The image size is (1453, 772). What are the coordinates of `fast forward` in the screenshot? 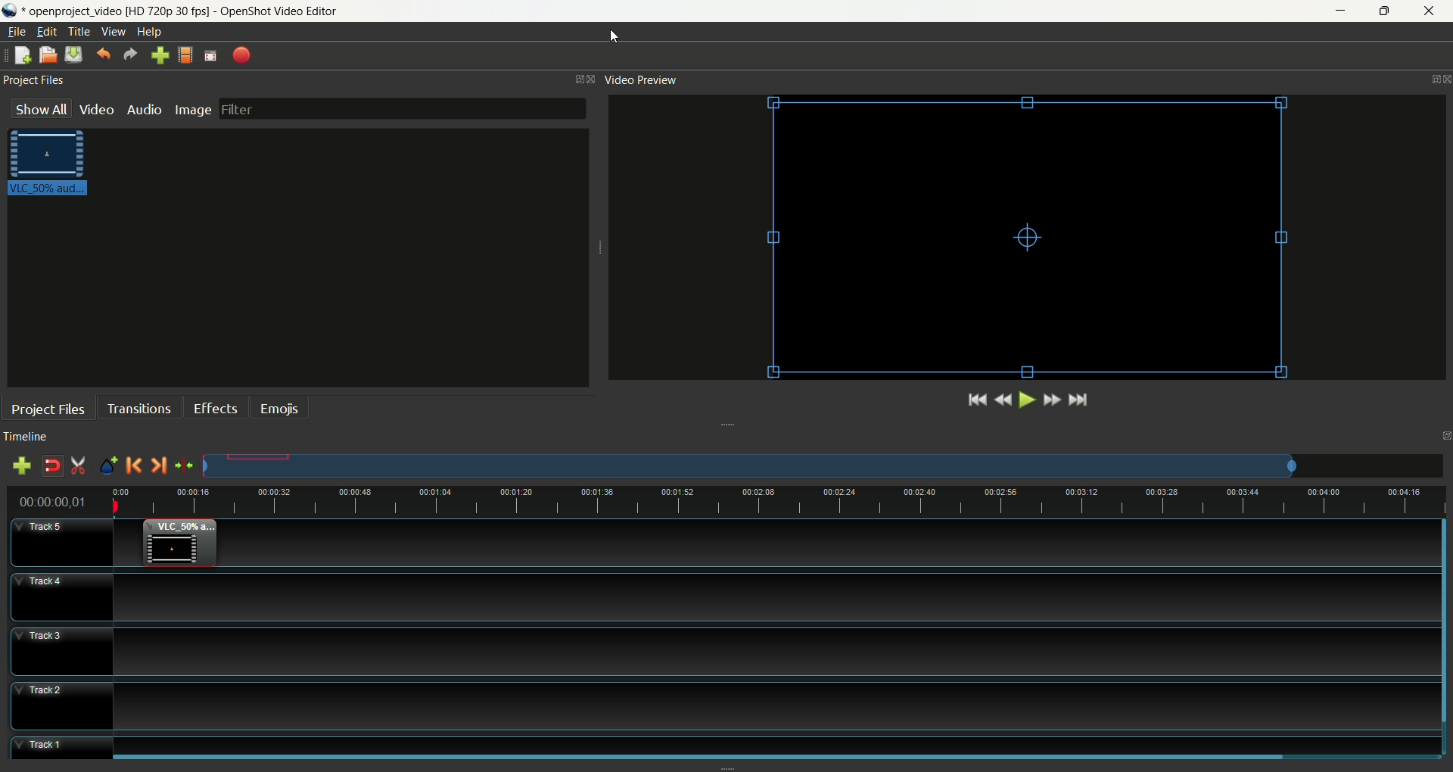 It's located at (1052, 403).